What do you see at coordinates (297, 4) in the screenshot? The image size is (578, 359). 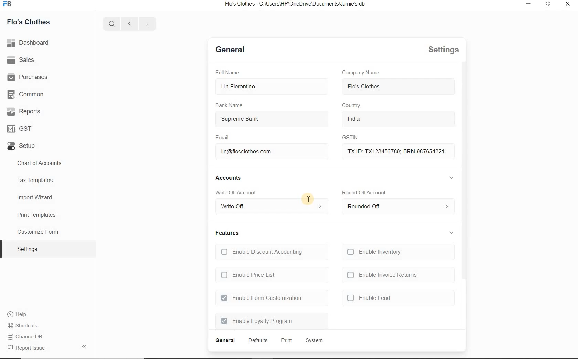 I see `Flo's Clothes - C:\Users\HP\OneDrive\Documents\Jamie's.db` at bounding box center [297, 4].